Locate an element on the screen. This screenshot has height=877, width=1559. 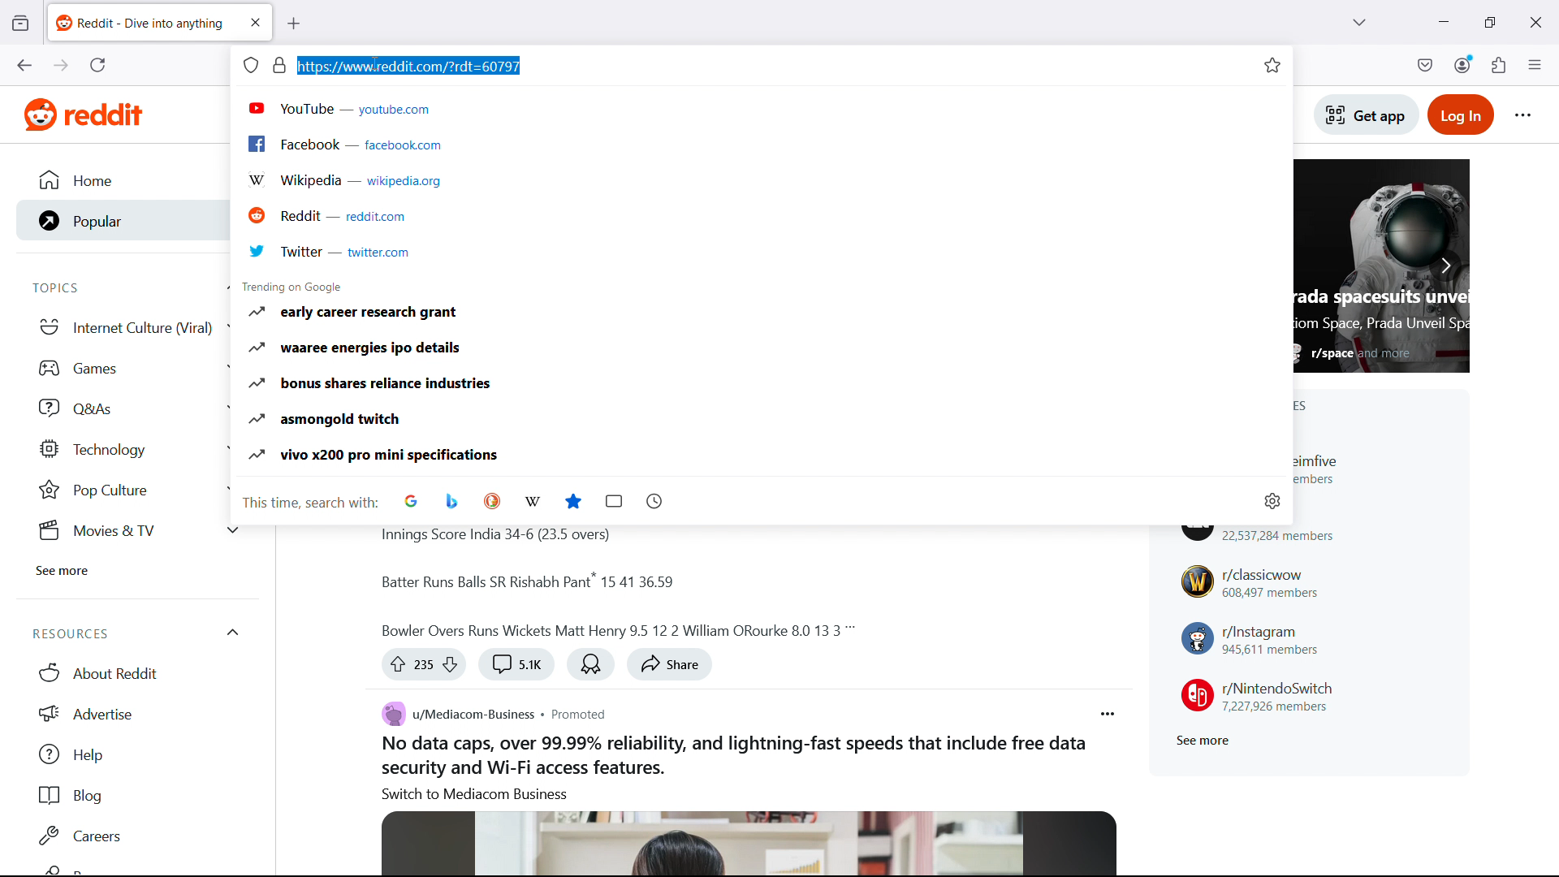
vertical scrollbar is located at coordinates (1556, 200).